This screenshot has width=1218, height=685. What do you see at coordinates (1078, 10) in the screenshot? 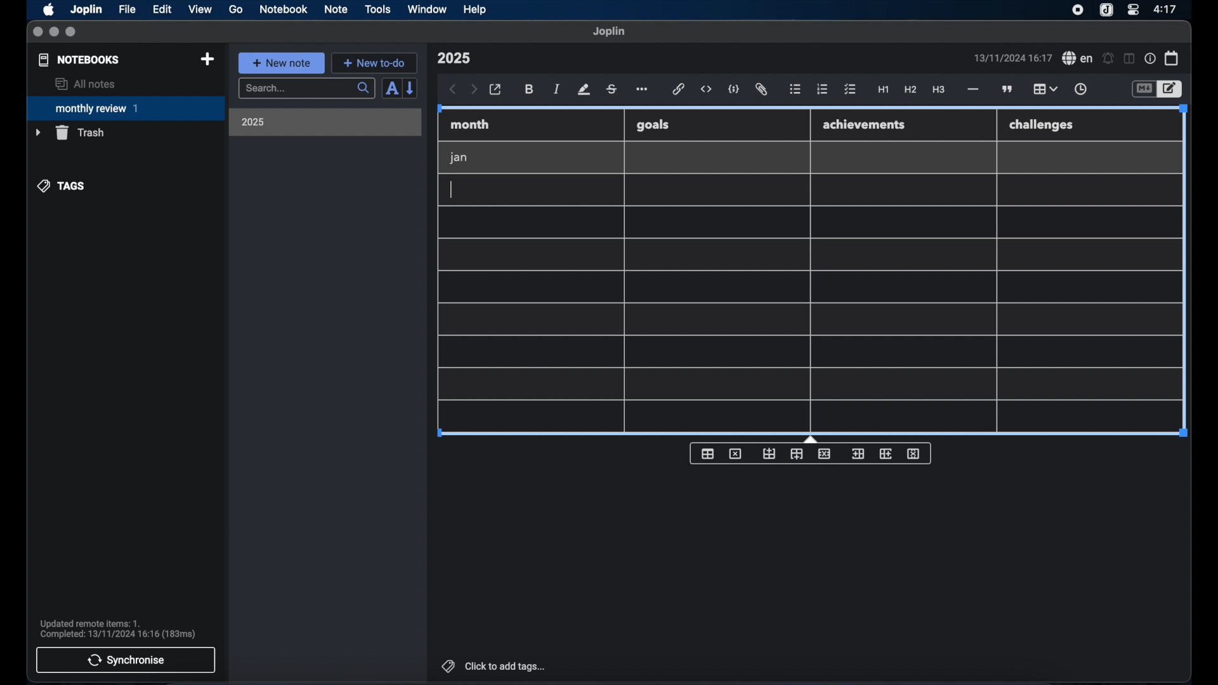
I see `screen recorder icon` at bounding box center [1078, 10].